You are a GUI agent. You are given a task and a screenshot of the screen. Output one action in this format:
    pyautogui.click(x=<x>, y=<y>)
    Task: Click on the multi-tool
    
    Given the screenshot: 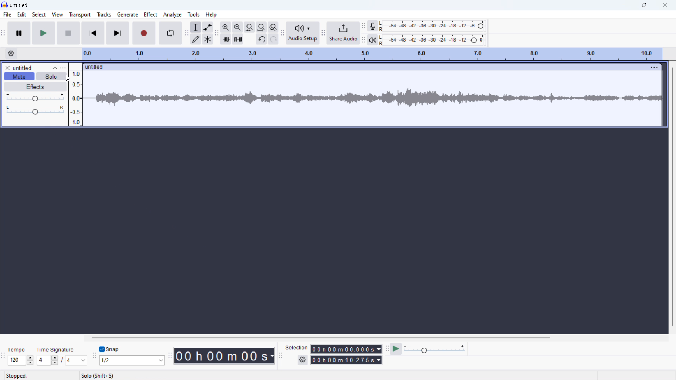 What is the action you would take?
    pyautogui.click(x=208, y=39)
    